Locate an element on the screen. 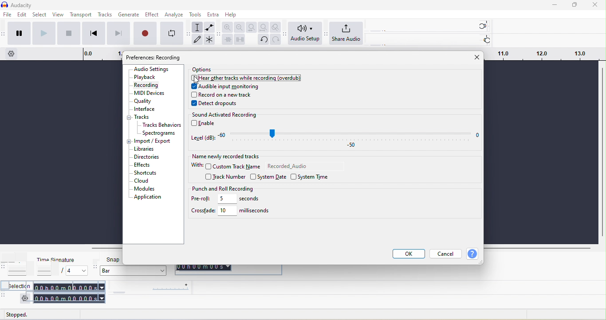 The height and width of the screenshot is (320, 606). directories is located at coordinates (150, 157).